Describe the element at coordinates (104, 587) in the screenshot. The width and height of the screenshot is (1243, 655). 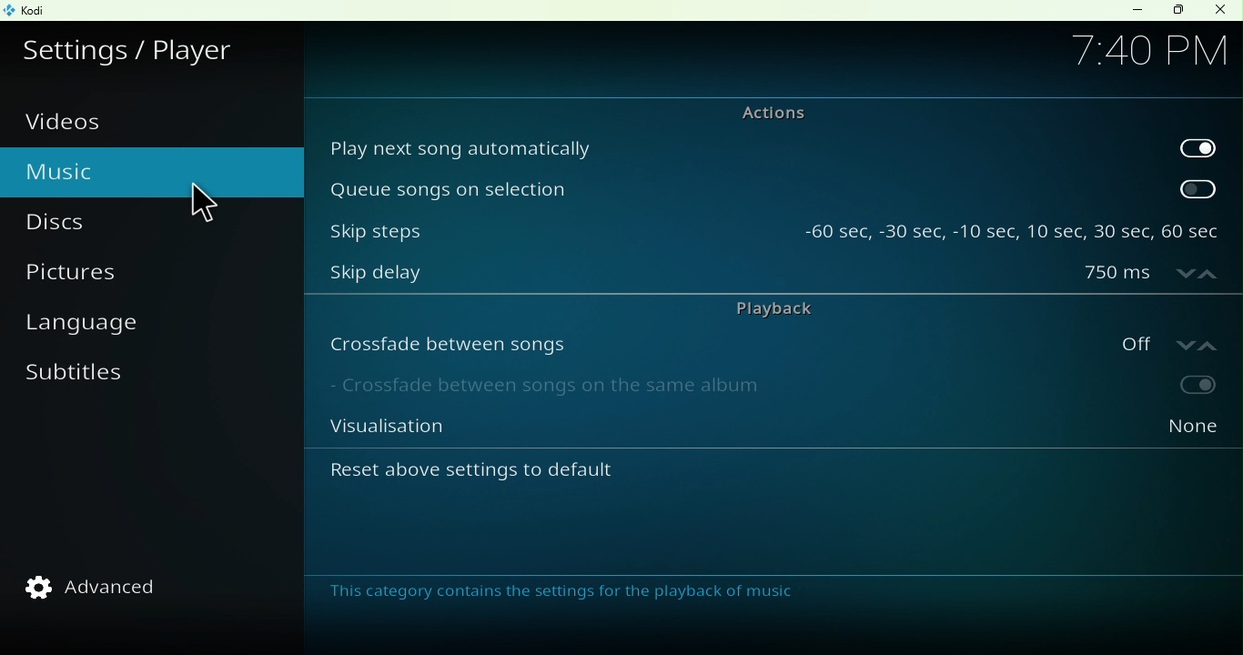
I see `Advanced` at that location.